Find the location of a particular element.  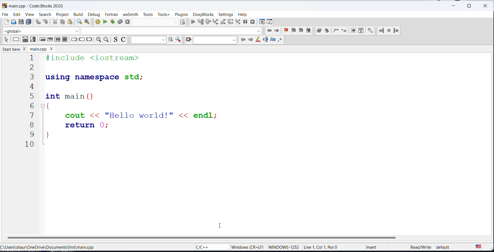

match case is located at coordinates (273, 40).